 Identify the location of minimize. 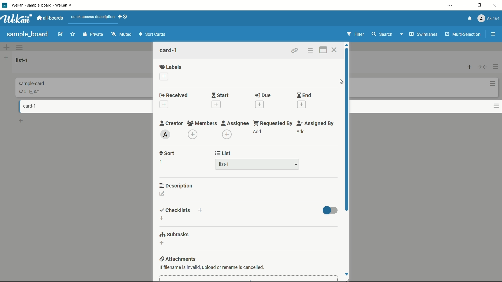
(465, 5).